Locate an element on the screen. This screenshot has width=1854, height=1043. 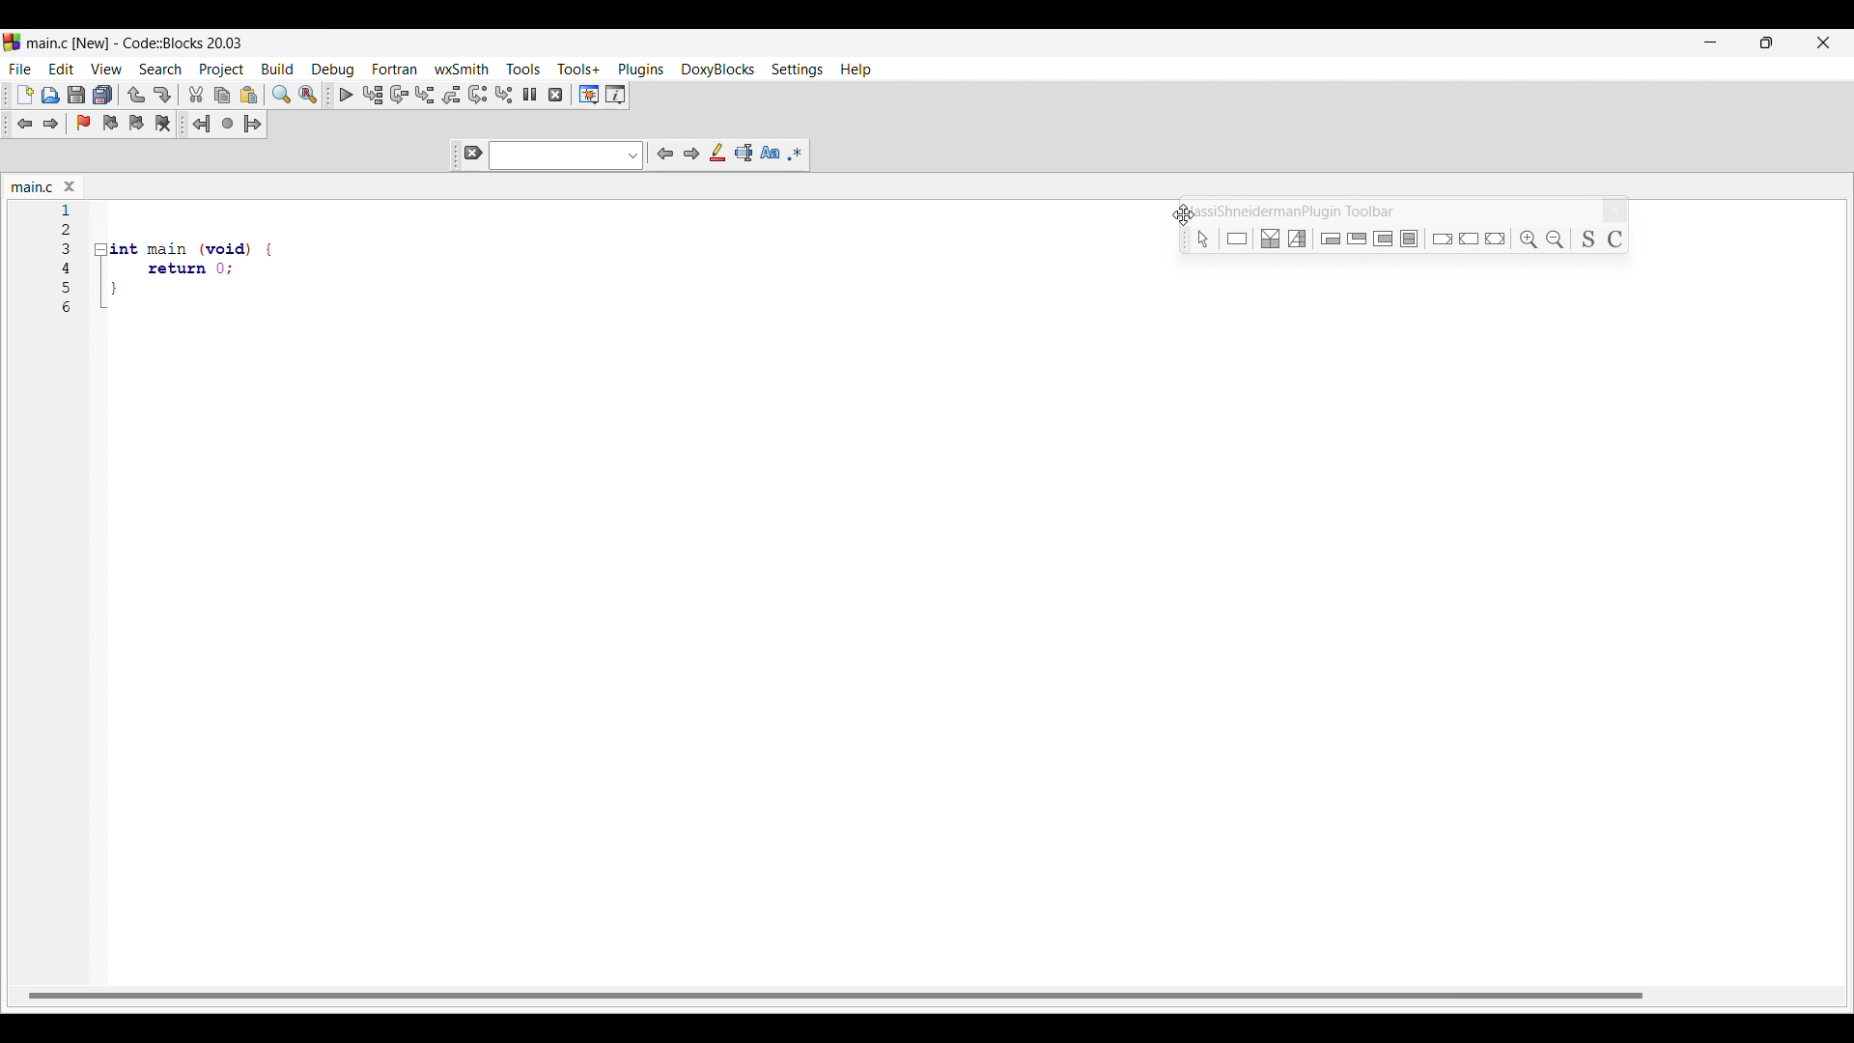
Next line is located at coordinates (399, 95).